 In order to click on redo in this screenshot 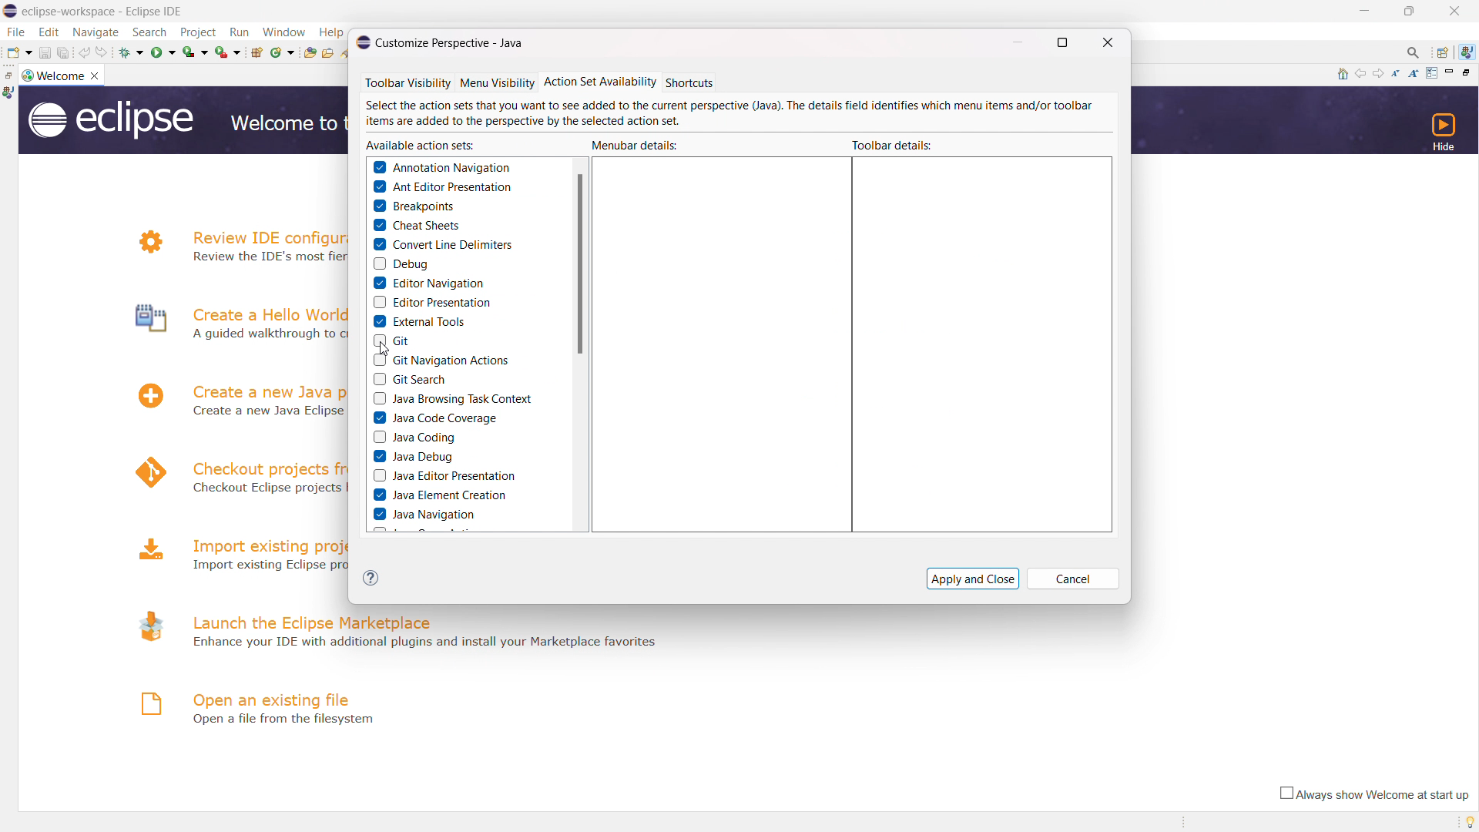, I will do `click(103, 52)`.